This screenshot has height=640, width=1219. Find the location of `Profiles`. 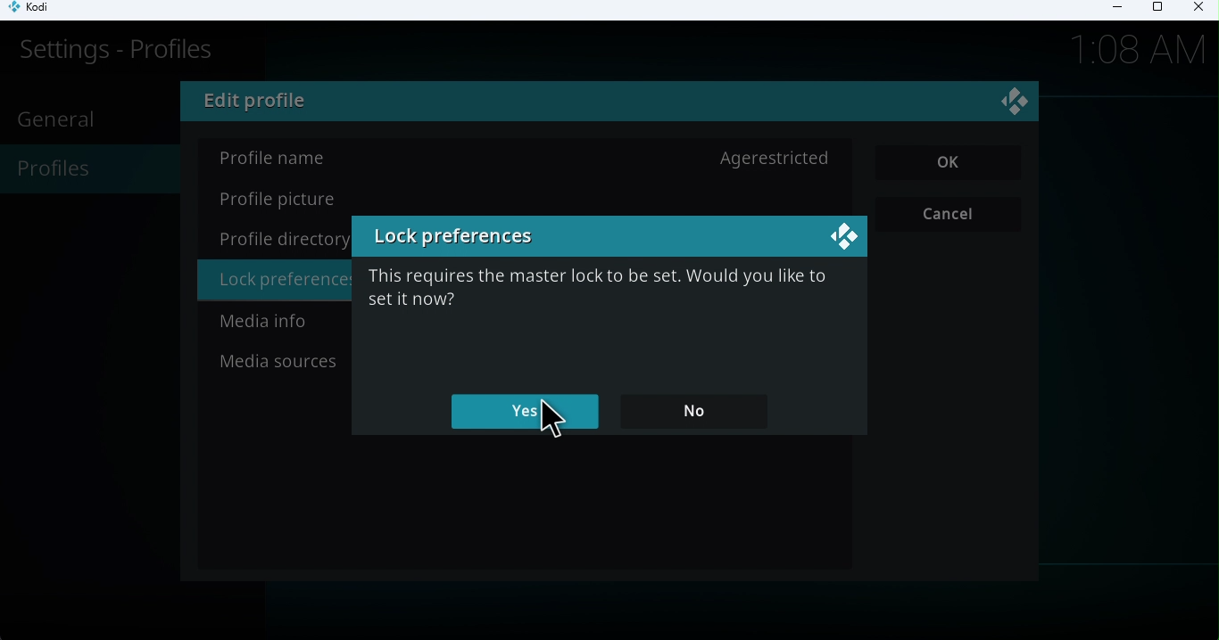

Profiles is located at coordinates (85, 171).